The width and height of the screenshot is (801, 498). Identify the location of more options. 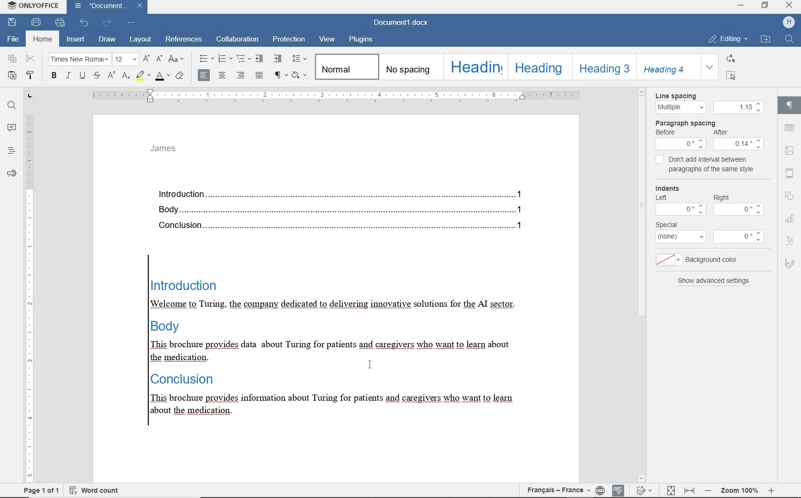
(739, 210).